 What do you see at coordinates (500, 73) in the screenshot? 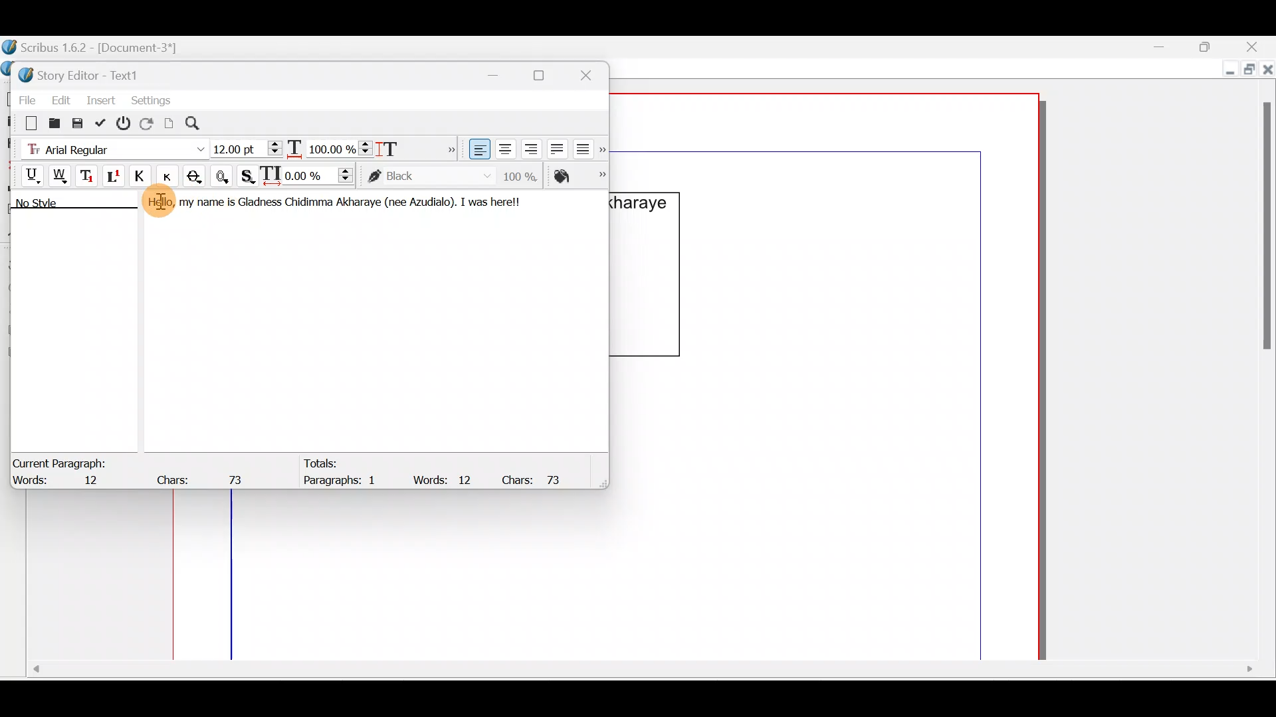
I see `Minimize` at bounding box center [500, 73].